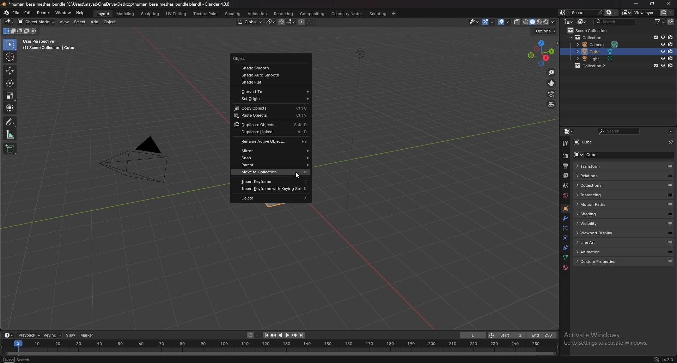  What do you see at coordinates (671, 51) in the screenshot?
I see `disable in renders` at bounding box center [671, 51].